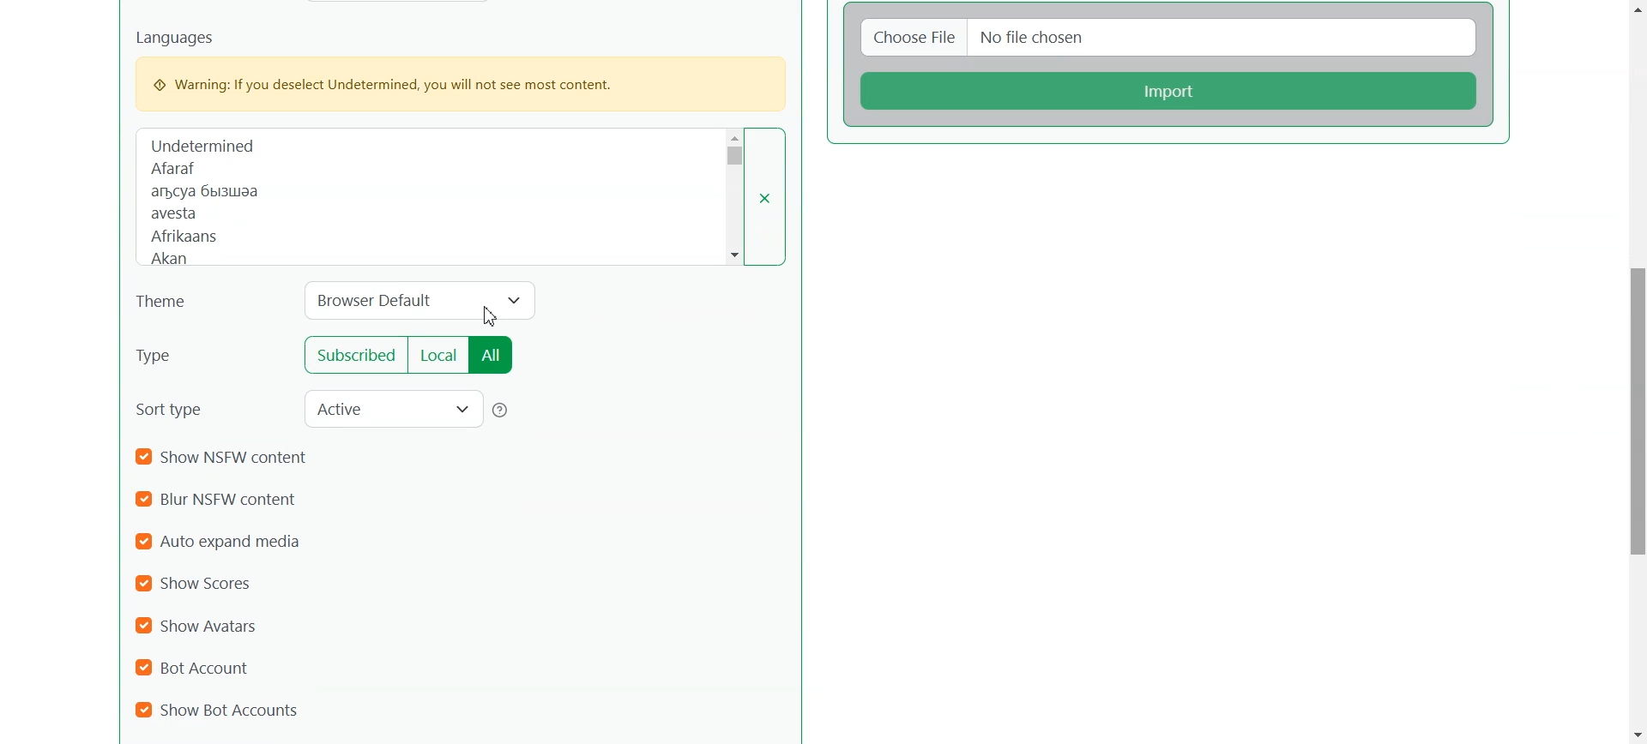 This screenshot has height=744, width=1647. What do you see at coordinates (775, 195) in the screenshot?
I see `Close` at bounding box center [775, 195].